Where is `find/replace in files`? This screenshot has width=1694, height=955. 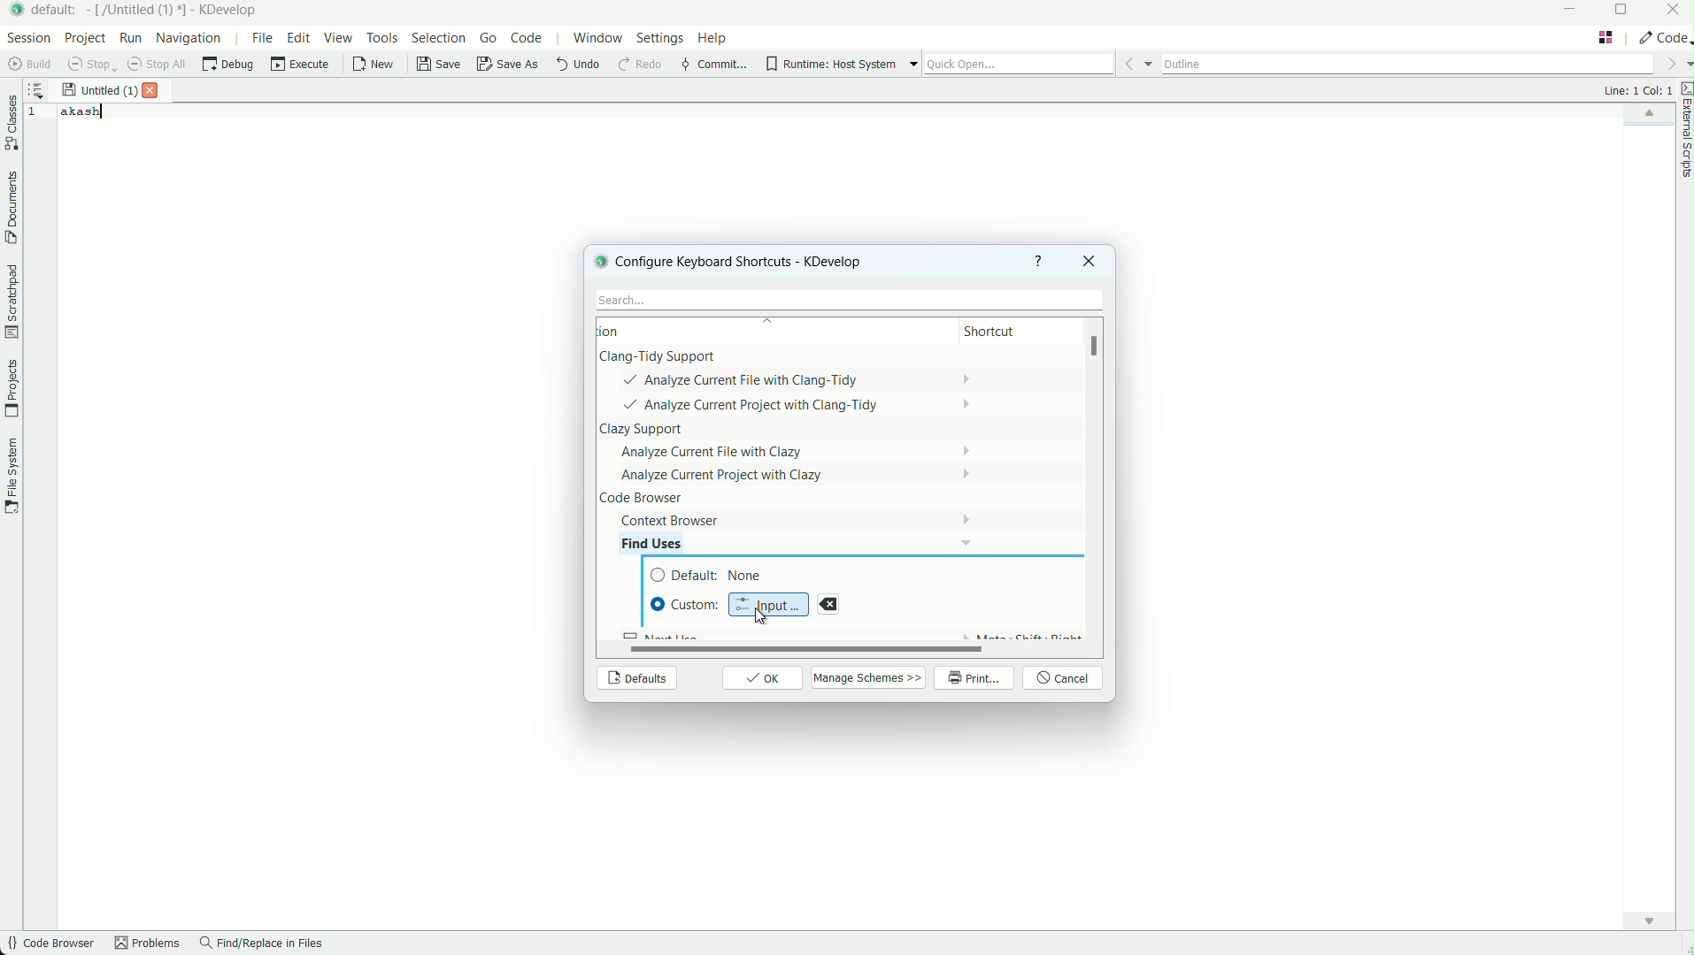
find/replace in files is located at coordinates (262, 944).